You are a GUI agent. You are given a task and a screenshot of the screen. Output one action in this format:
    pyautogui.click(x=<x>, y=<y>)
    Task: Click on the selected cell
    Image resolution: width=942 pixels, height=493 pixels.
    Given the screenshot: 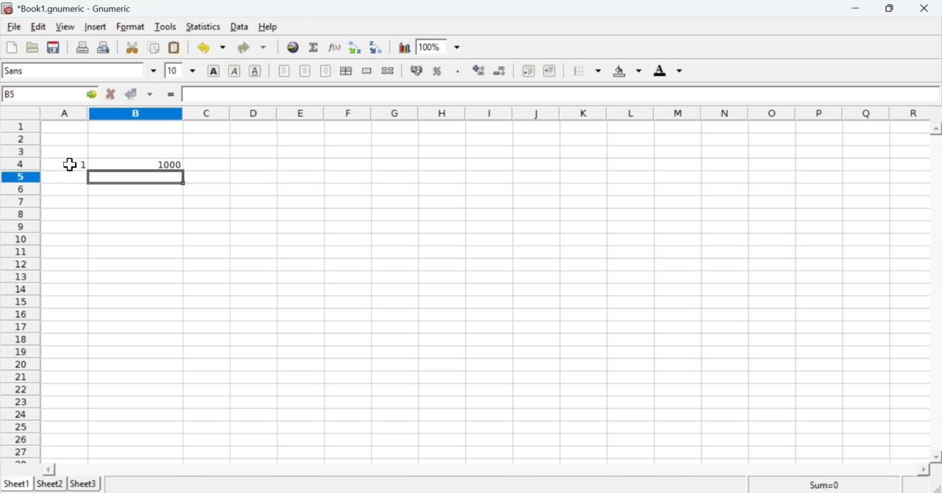 What is the action you would take?
    pyautogui.click(x=136, y=177)
    